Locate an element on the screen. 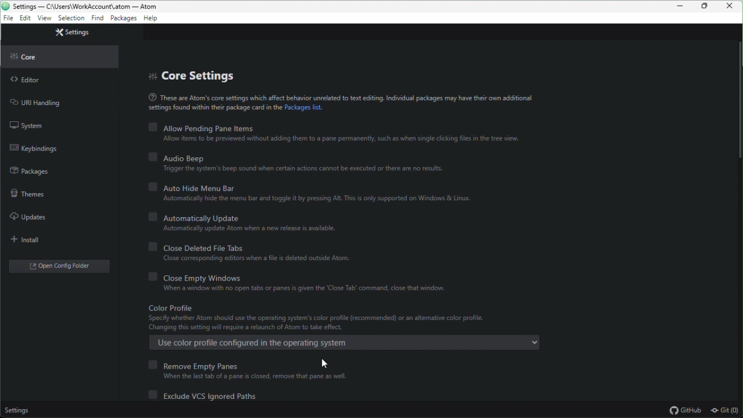 This screenshot has height=418, width=743. Open folder is located at coordinates (56, 267).